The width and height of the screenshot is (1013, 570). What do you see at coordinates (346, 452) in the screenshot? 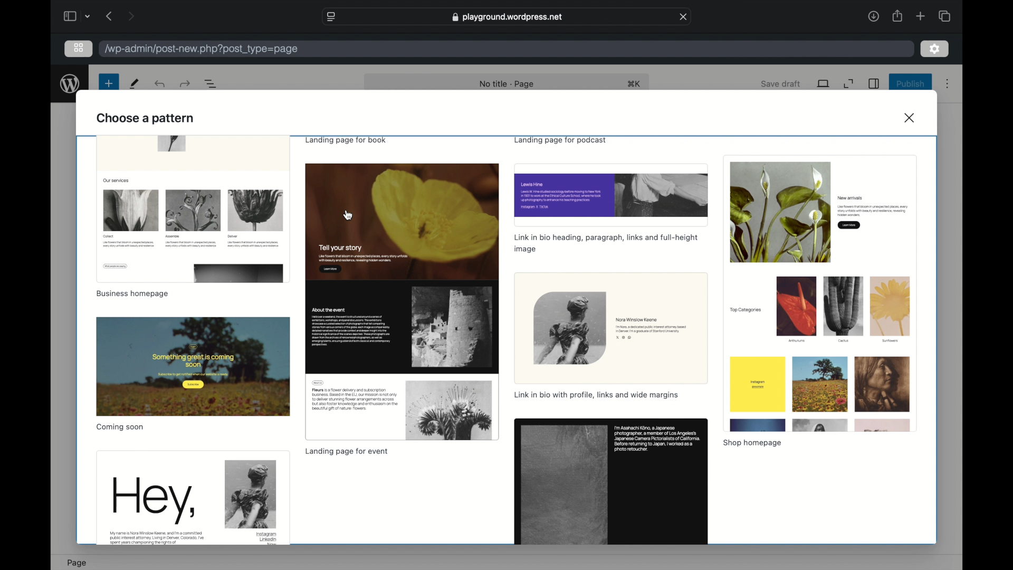
I see `landing page for event` at bounding box center [346, 452].